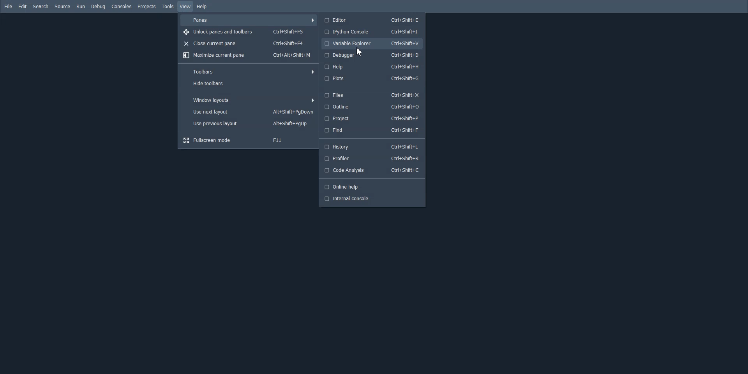 The image size is (748, 374). What do you see at coordinates (371, 130) in the screenshot?
I see `Find` at bounding box center [371, 130].